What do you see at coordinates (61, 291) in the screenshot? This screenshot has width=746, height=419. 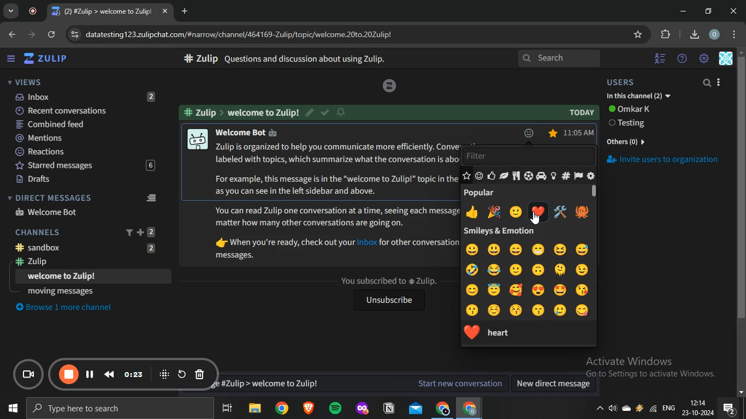 I see `moving messages` at bounding box center [61, 291].